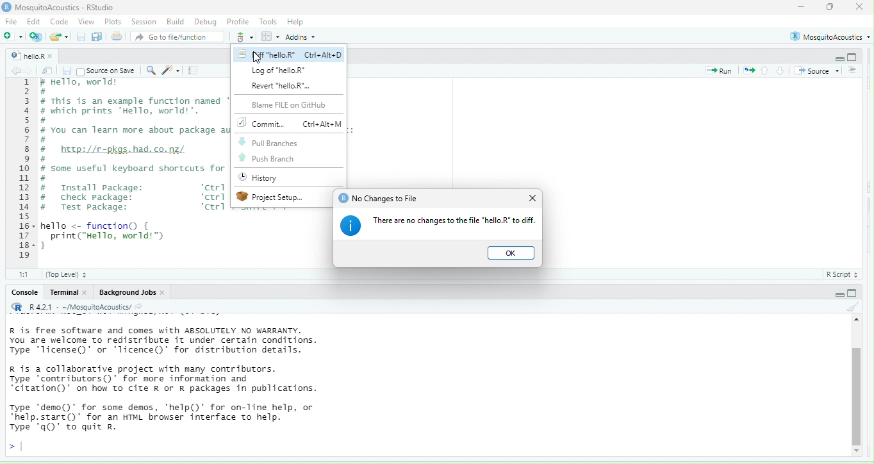 This screenshot has height=464, width=874. What do you see at coordinates (111, 22) in the screenshot?
I see `Plots` at bounding box center [111, 22].